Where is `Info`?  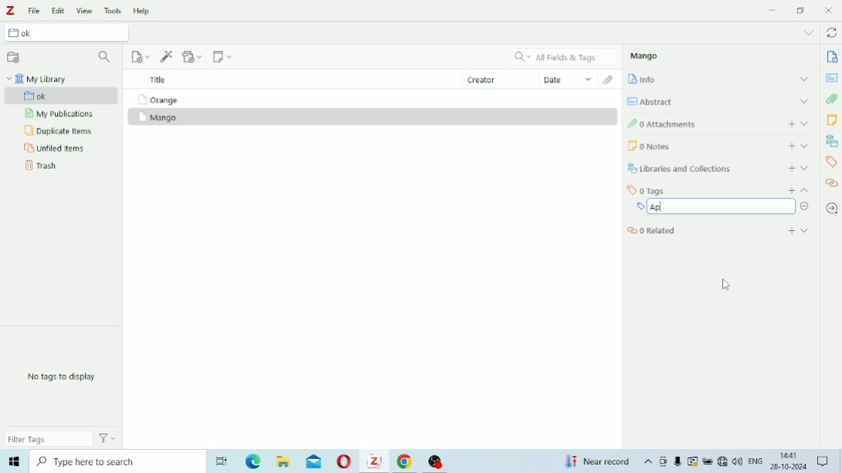 Info is located at coordinates (719, 78).